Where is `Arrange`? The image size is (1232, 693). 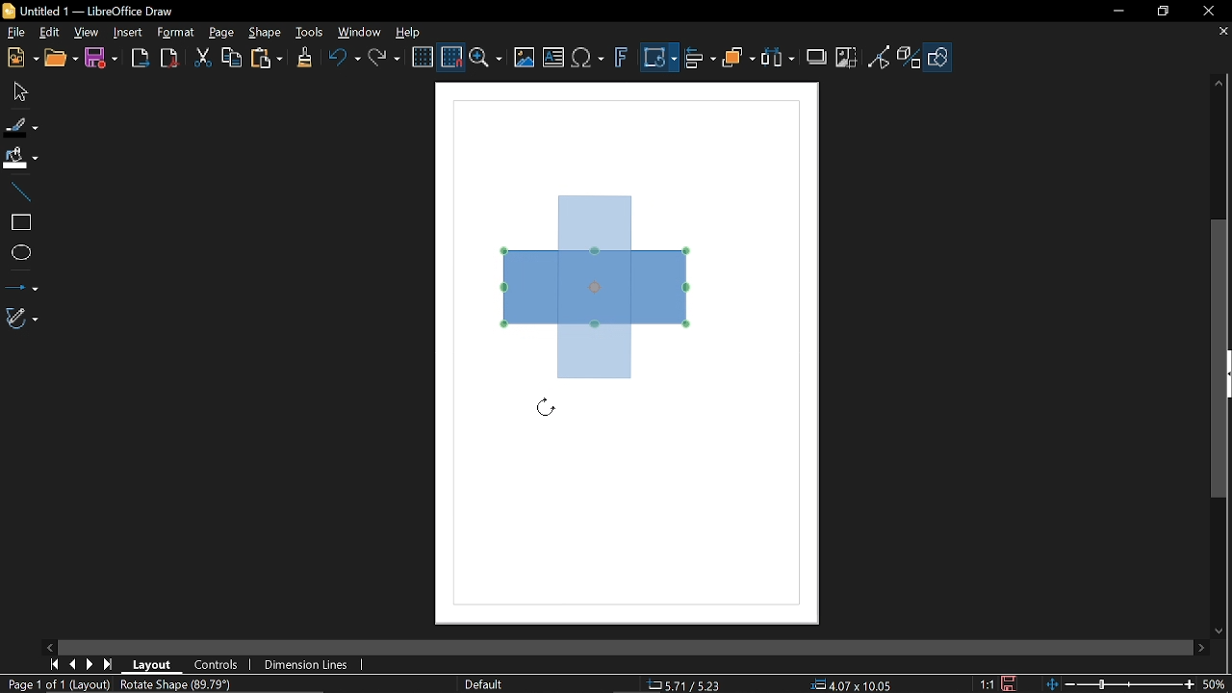 Arrange is located at coordinates (738, 60).